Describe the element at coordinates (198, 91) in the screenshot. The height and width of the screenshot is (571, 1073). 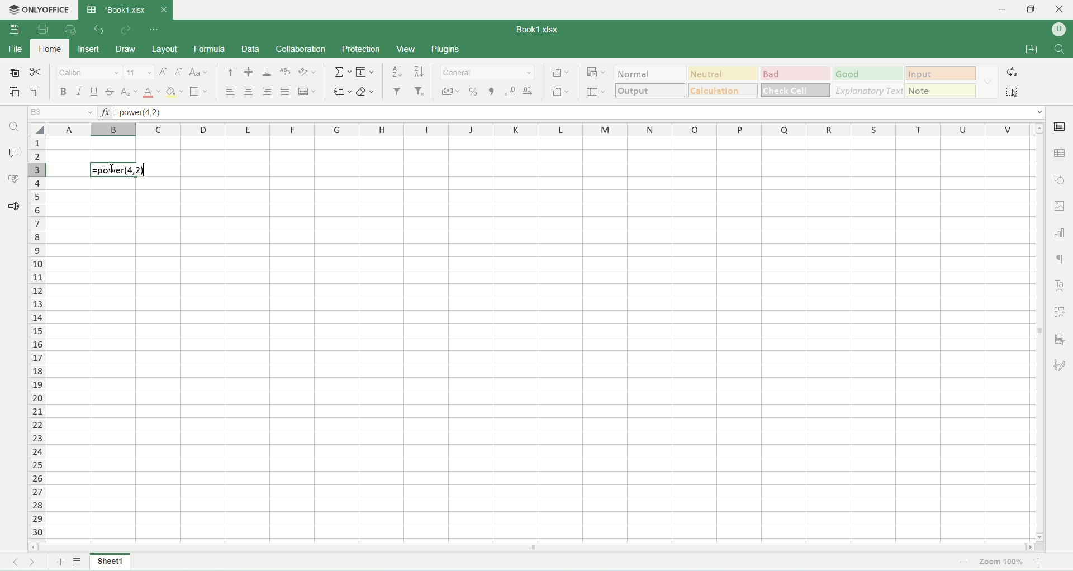
I see `borders` at that location.